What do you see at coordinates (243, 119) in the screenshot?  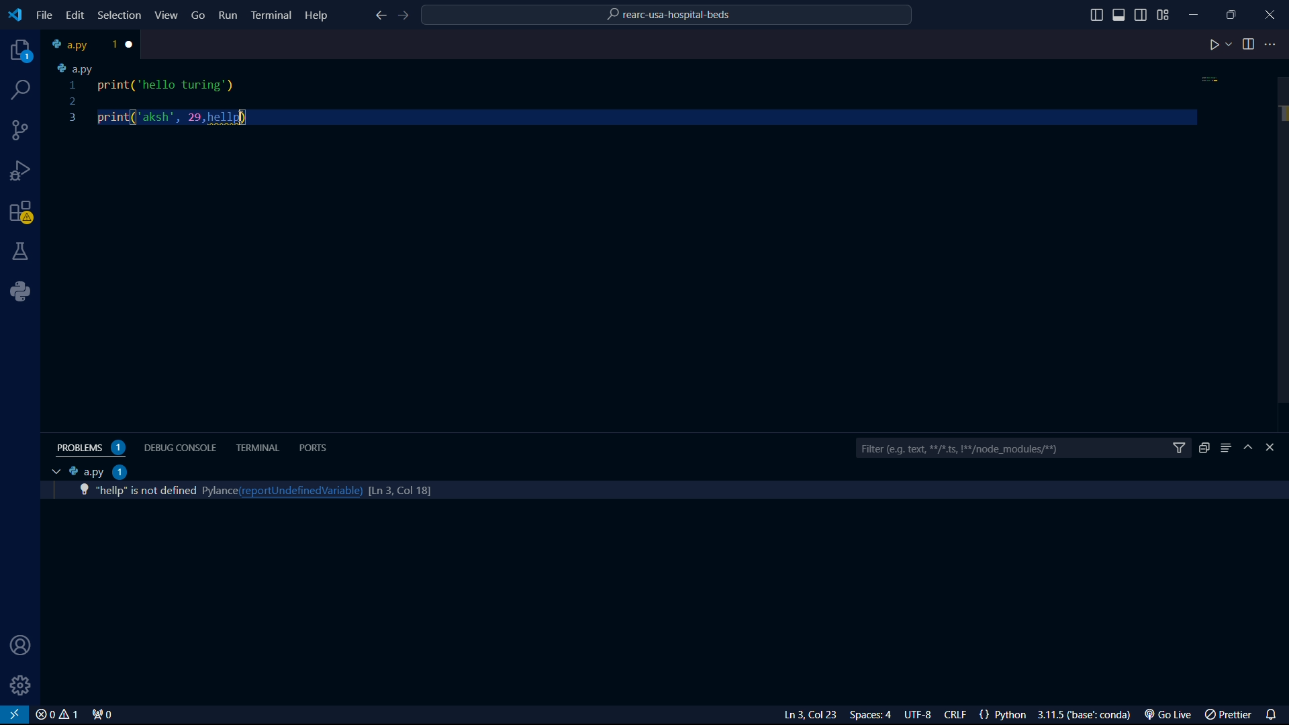 I see `cursor` at bounding box center [243, 119].